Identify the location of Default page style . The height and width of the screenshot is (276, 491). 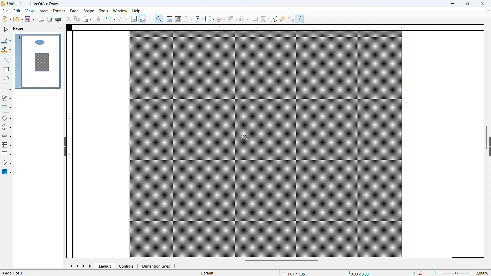
(208, 272).